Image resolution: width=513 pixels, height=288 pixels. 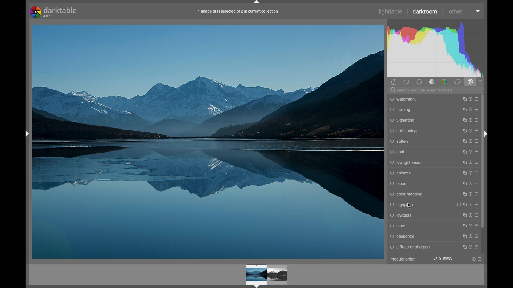 I want to click on more options, so click(x=470, y=152).